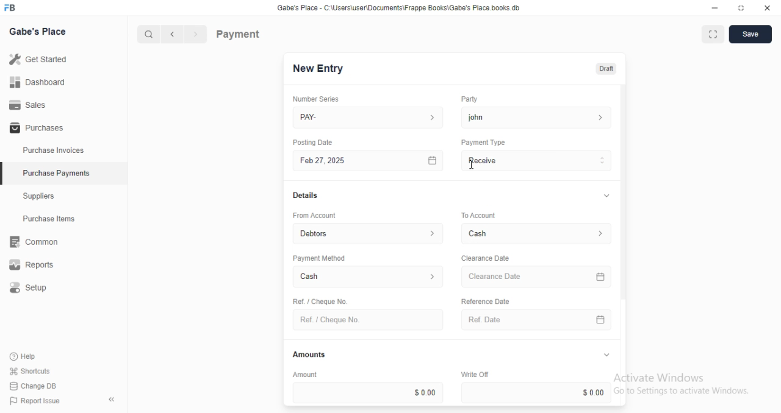  What do you see at coordinates (24, 357) in the screenshot?
I see `Help` at bounding box center [24, 357].